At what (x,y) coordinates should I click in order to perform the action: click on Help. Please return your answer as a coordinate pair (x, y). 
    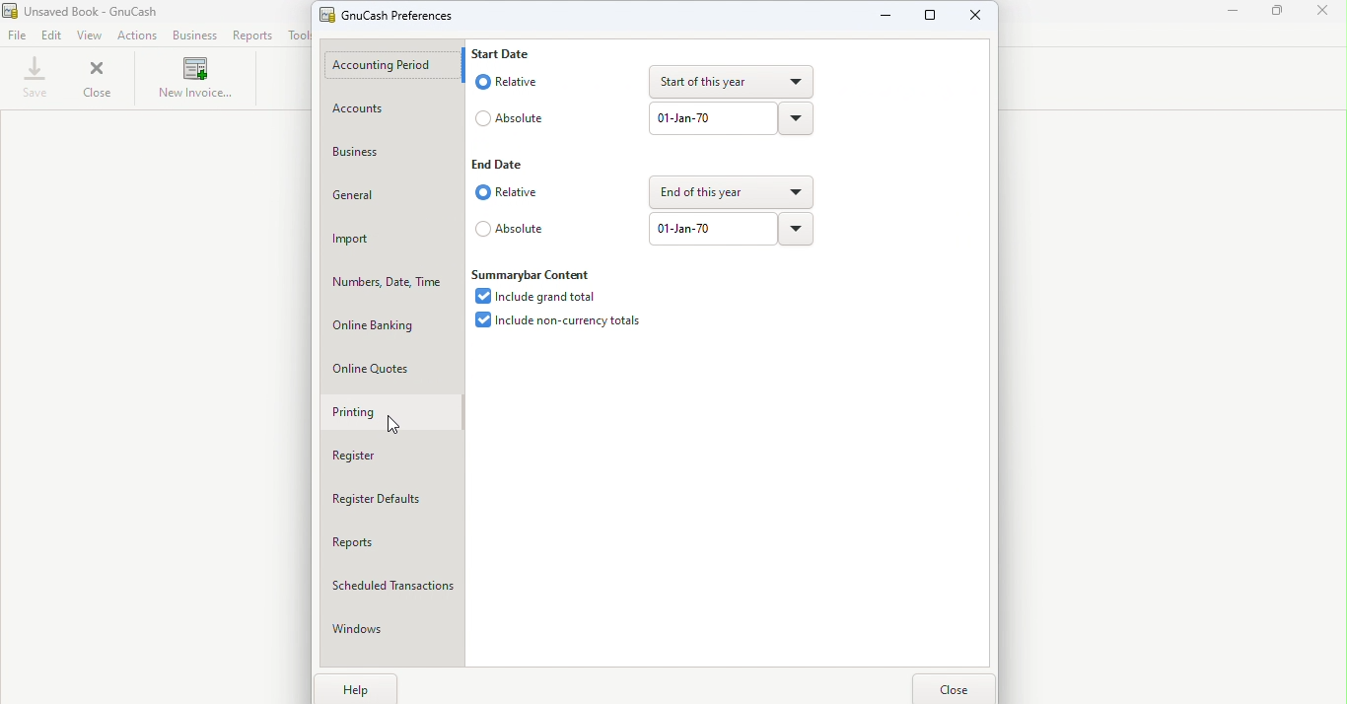
    Looking at the image, I should click on (356, 688).